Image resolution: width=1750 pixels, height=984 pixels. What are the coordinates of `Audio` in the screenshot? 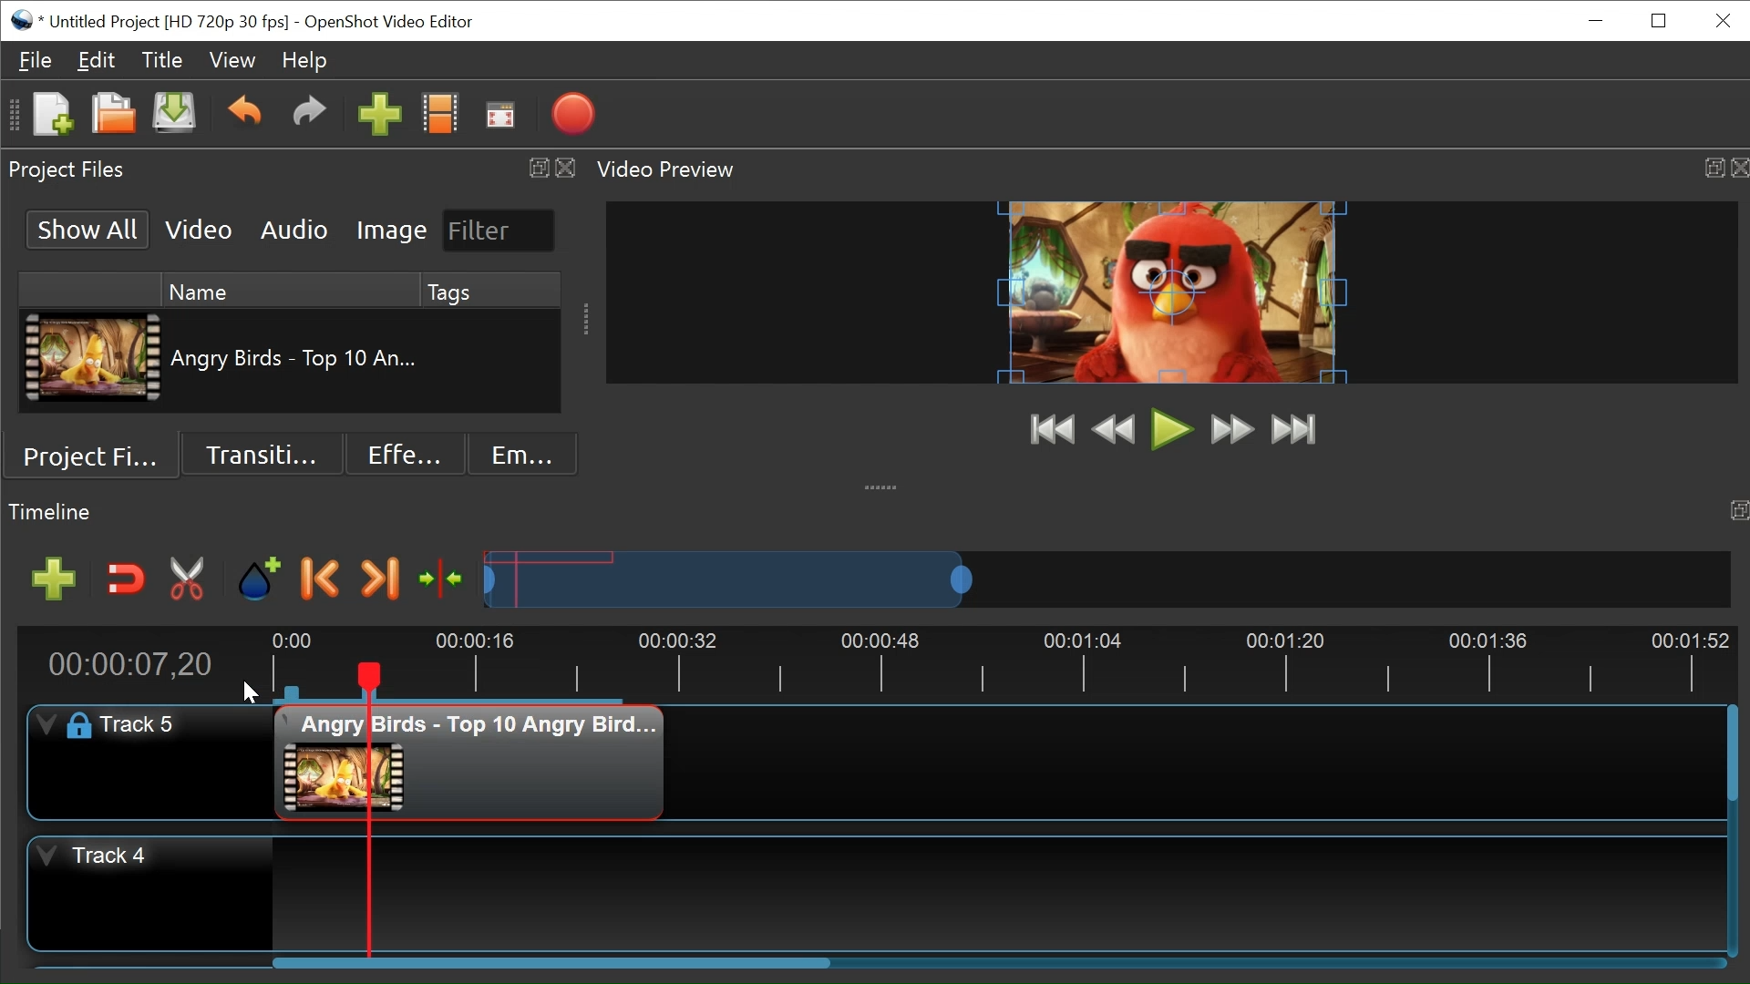 It's located at (296, 229).